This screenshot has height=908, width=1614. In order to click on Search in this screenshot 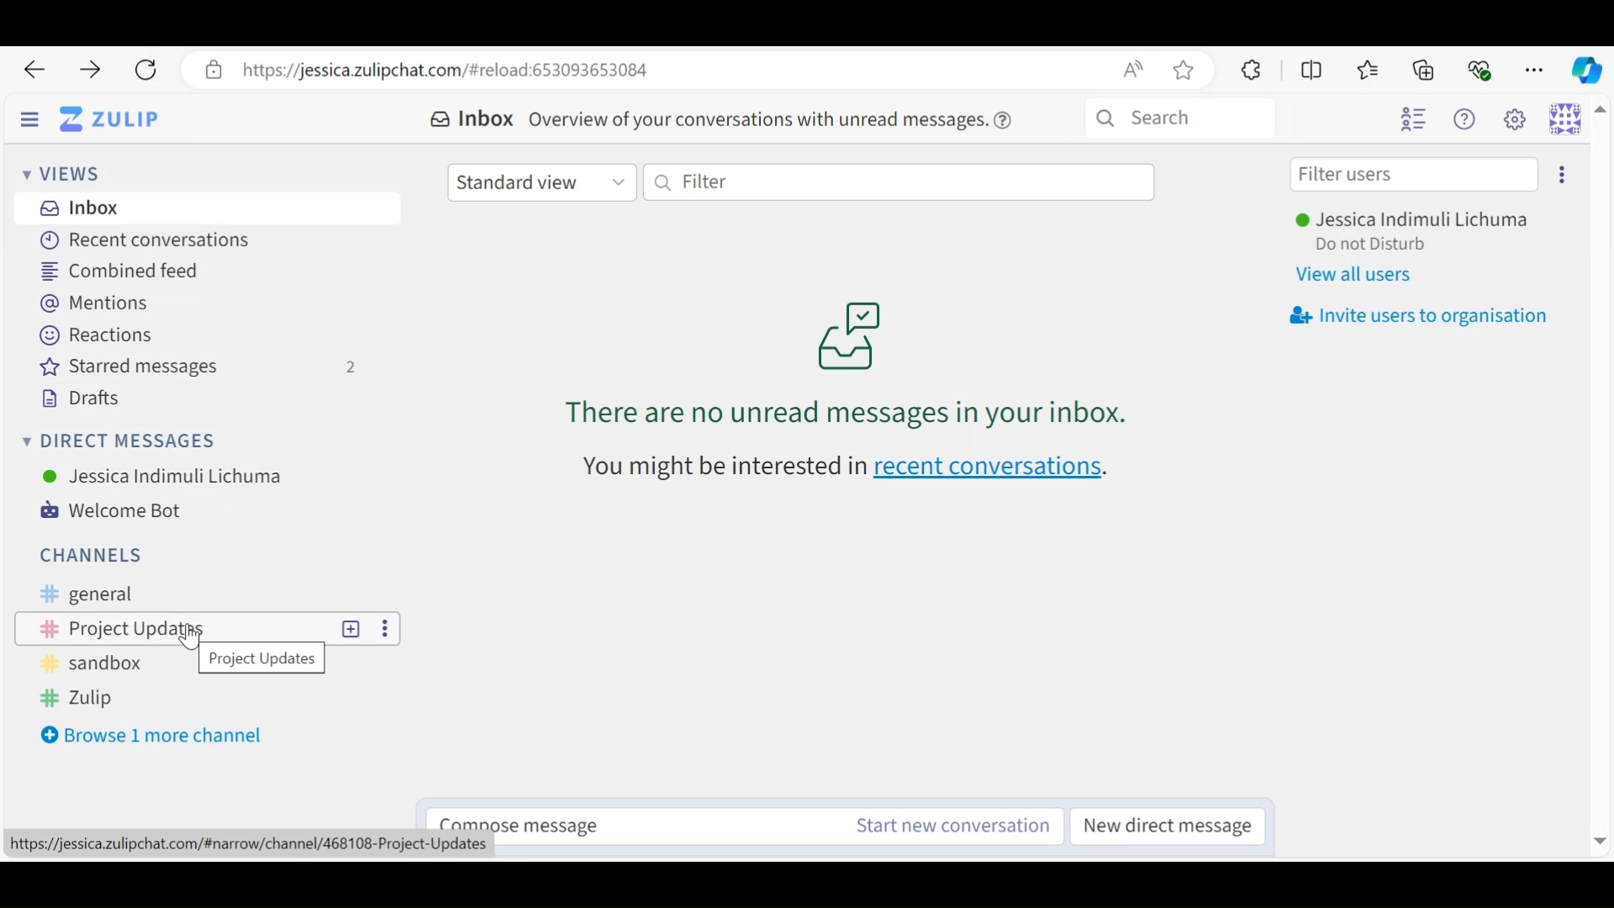, I will do `click(1179, 119)`.